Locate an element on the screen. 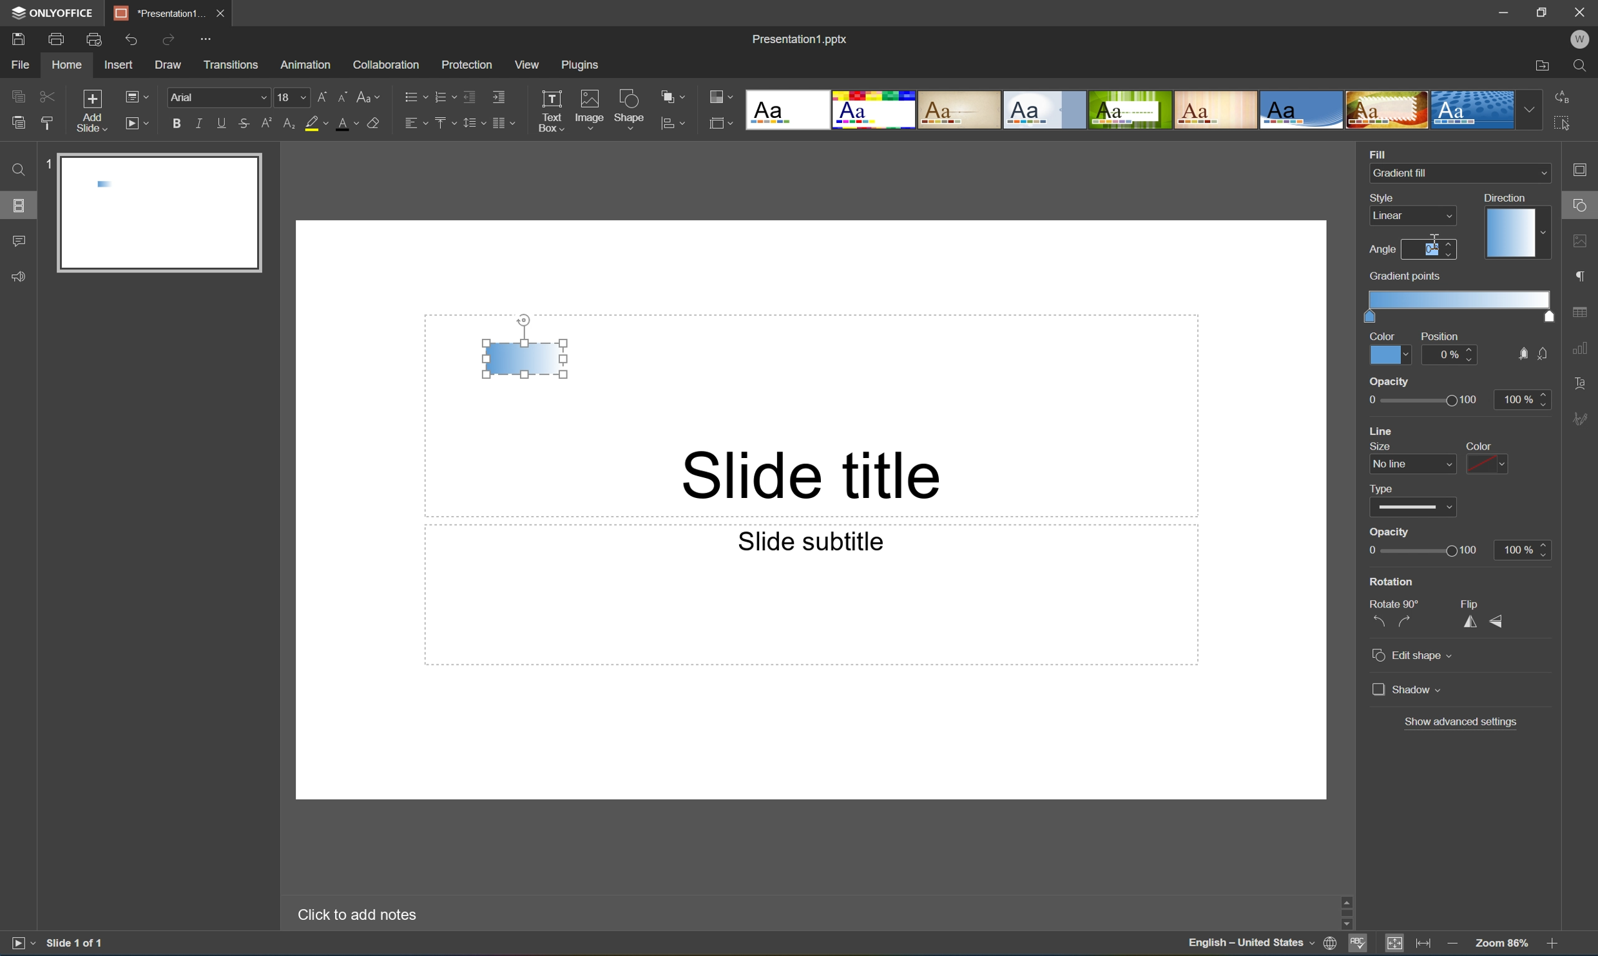 The image size is (1598, 956). Direction is located at coordinates (1503, 196).